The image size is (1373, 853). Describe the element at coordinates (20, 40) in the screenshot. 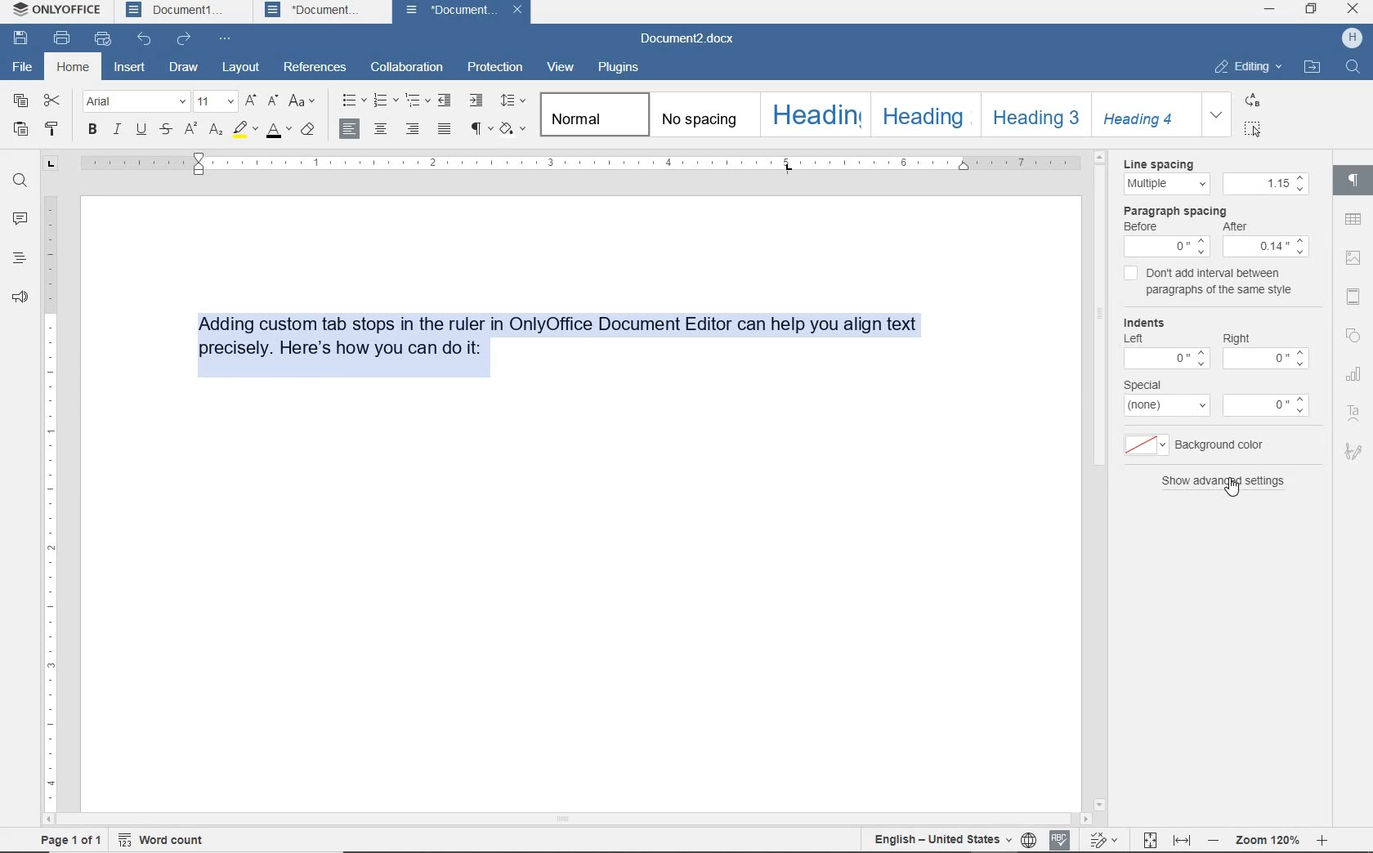

I see `save` at that location.